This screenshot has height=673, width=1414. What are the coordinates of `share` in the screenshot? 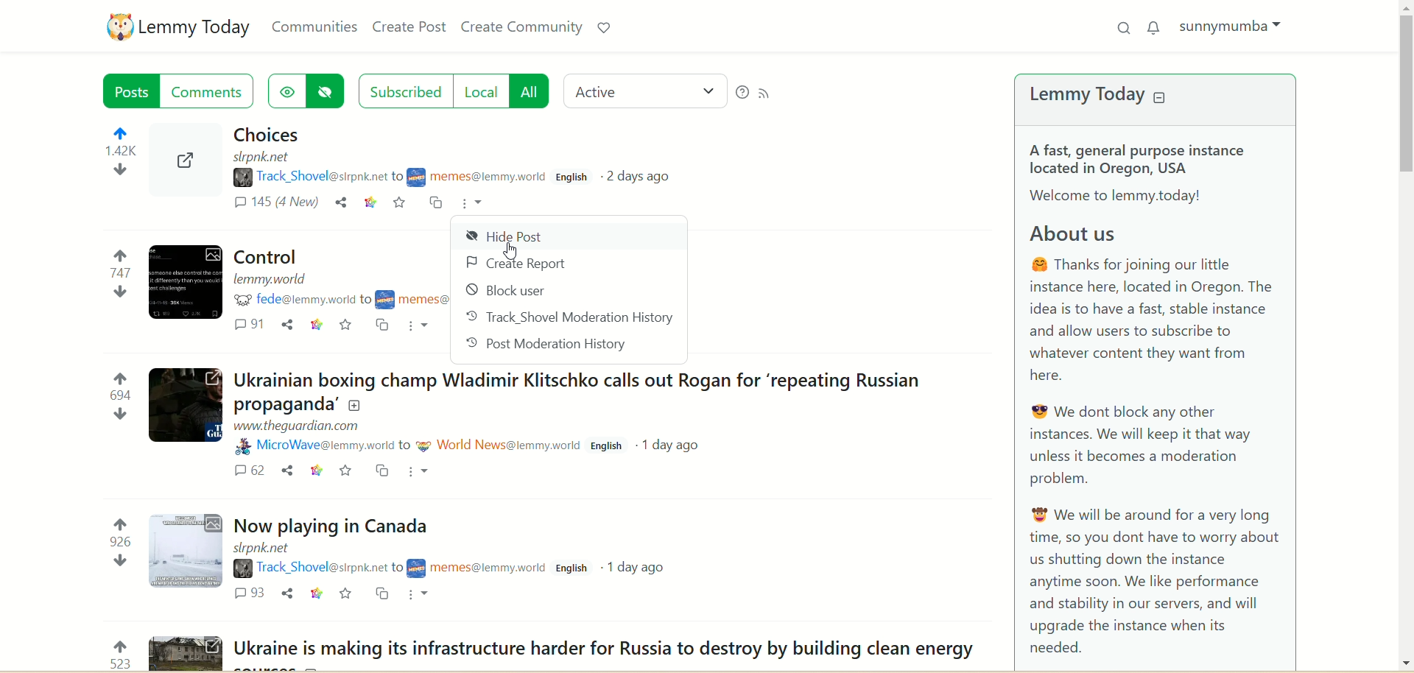 It's located at (286, 470).